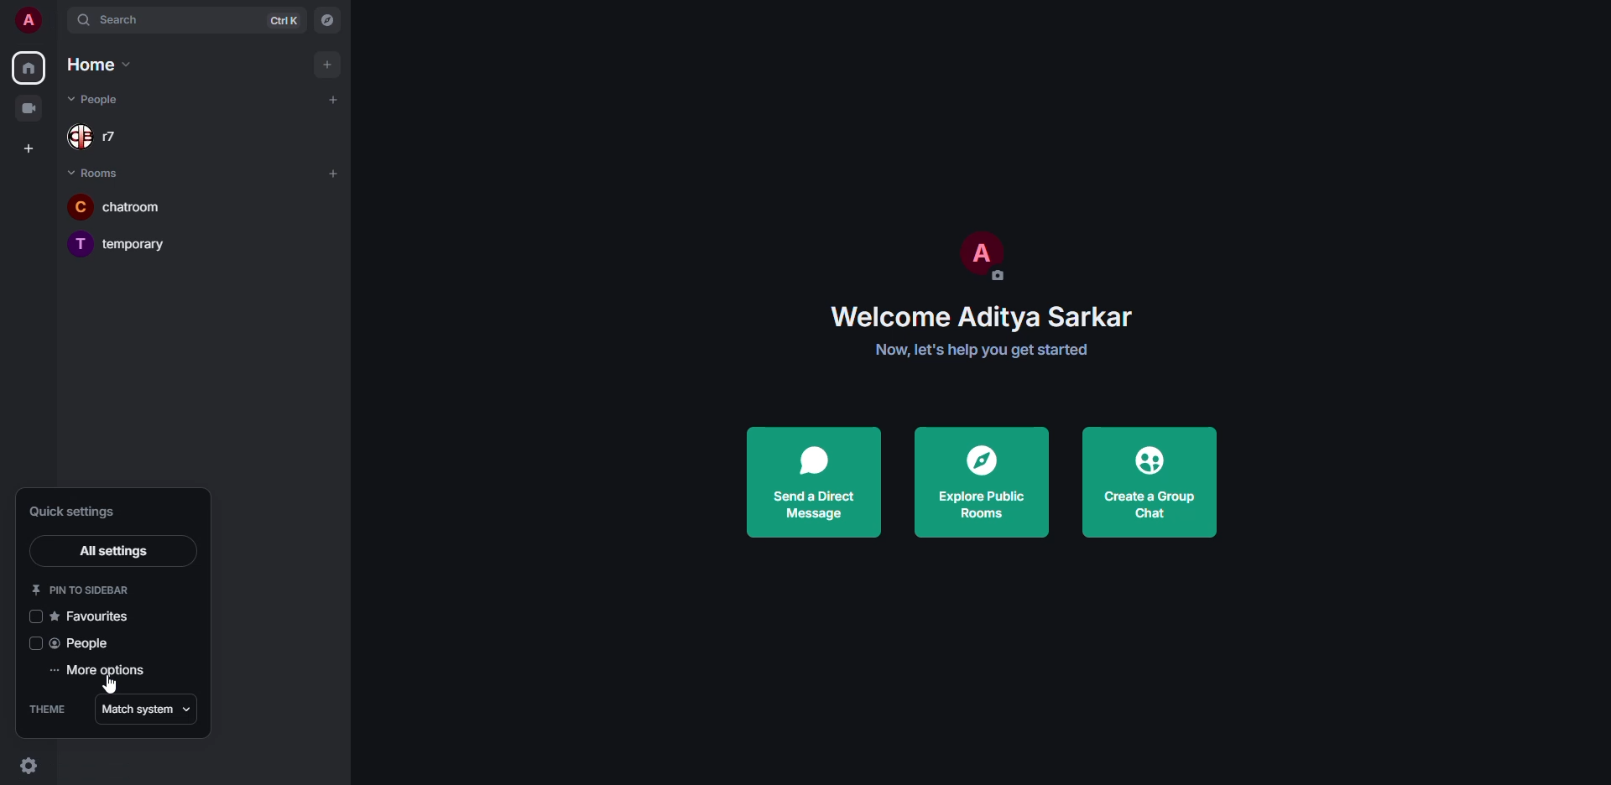 This screenshot has height=785, width=1611. What do you see at coordinates (984, 479) in the screenshot?
I see `explore public rooms` at bounding box center [984, 479].